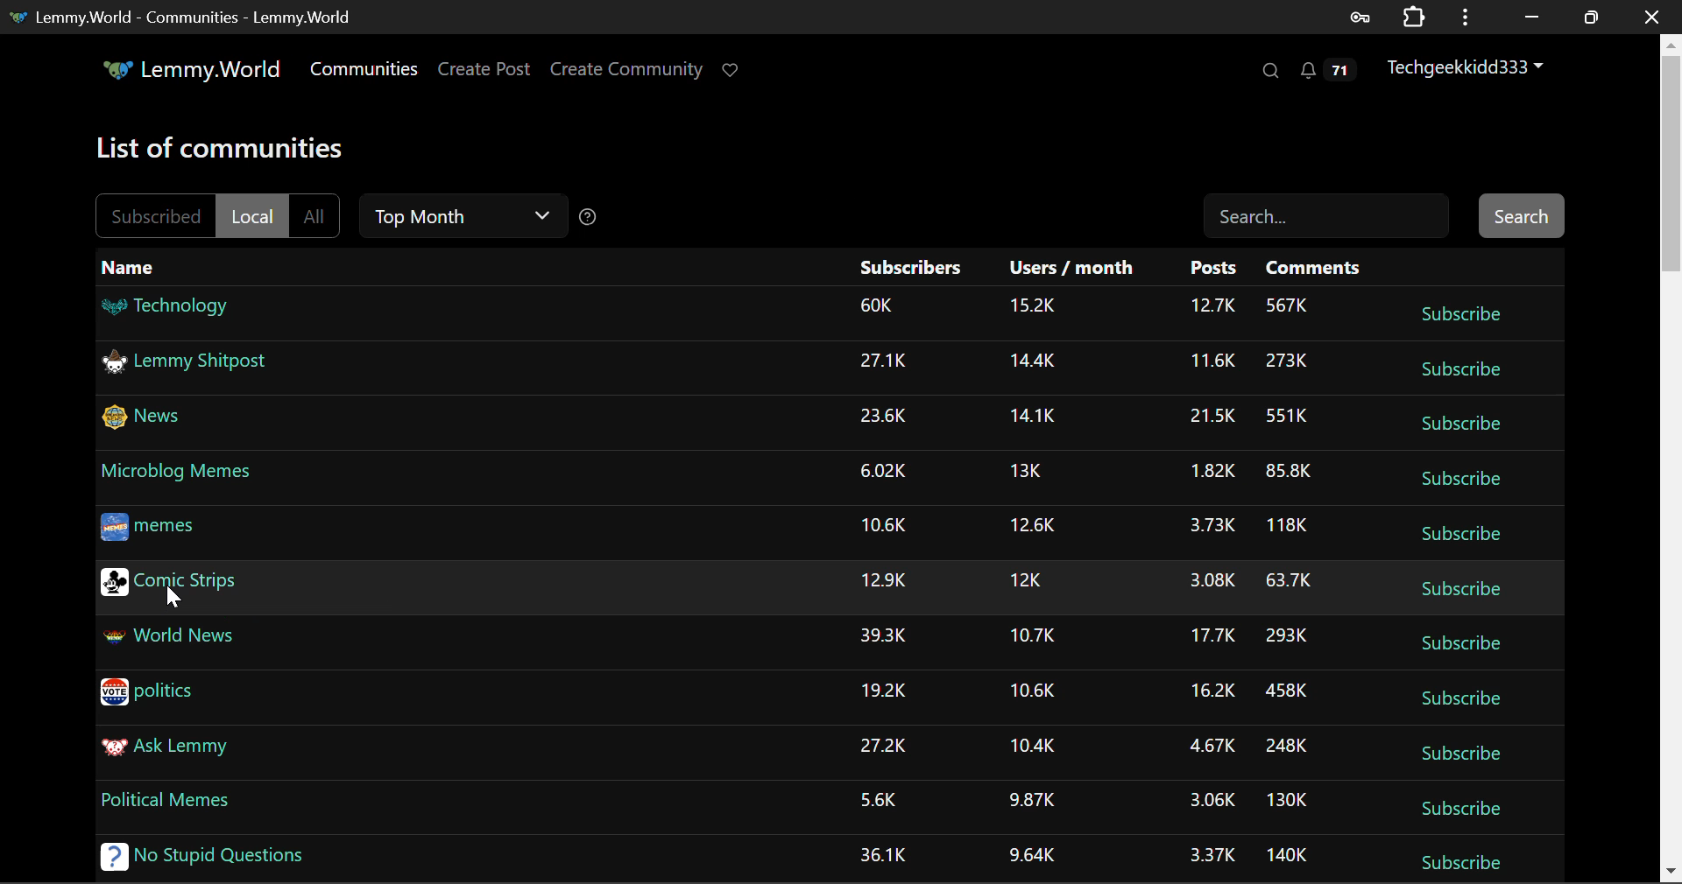  What do you see at coordinates (1289, 580) in the screenshot?
I see `63.7K` at bounding box center [1289, 580].